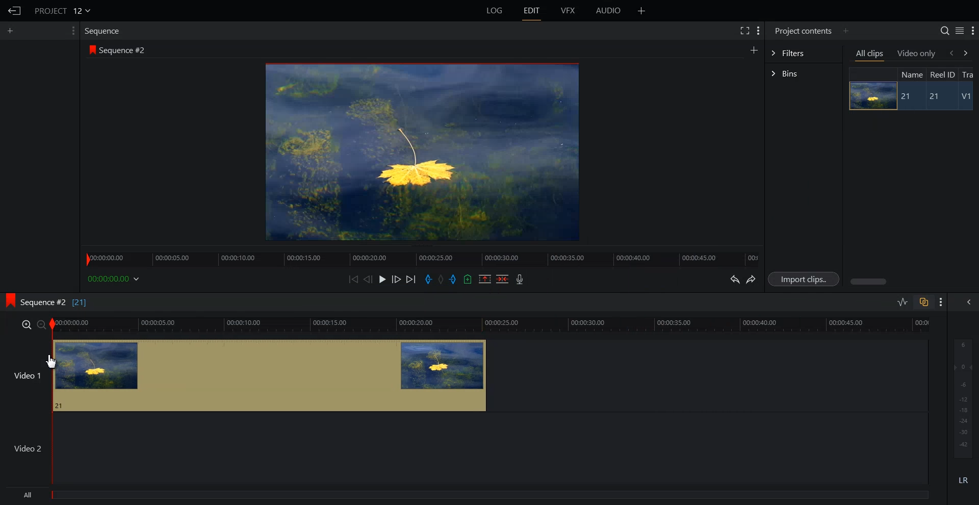 Image resolution: width=979 pixels, height=505 pixels. What do you see at coordinates (532, 11) in the screenshot?
I see `EDIT` at bounding box center [532, 11].